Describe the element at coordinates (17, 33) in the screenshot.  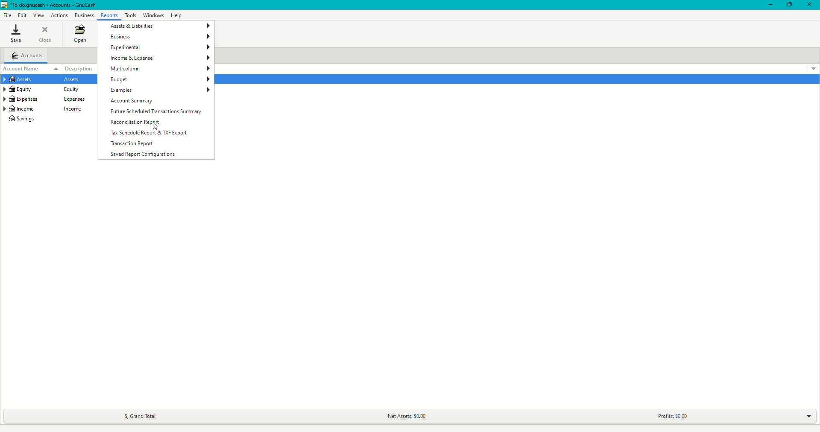
I see `Save` at that location.